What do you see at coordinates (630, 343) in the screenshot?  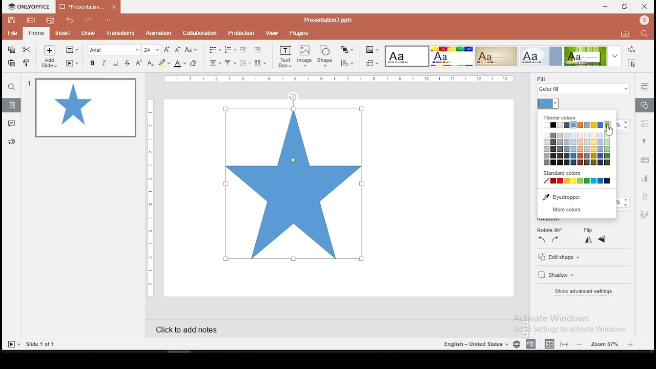 I see `zoom in` at bounding box center [630, 343].